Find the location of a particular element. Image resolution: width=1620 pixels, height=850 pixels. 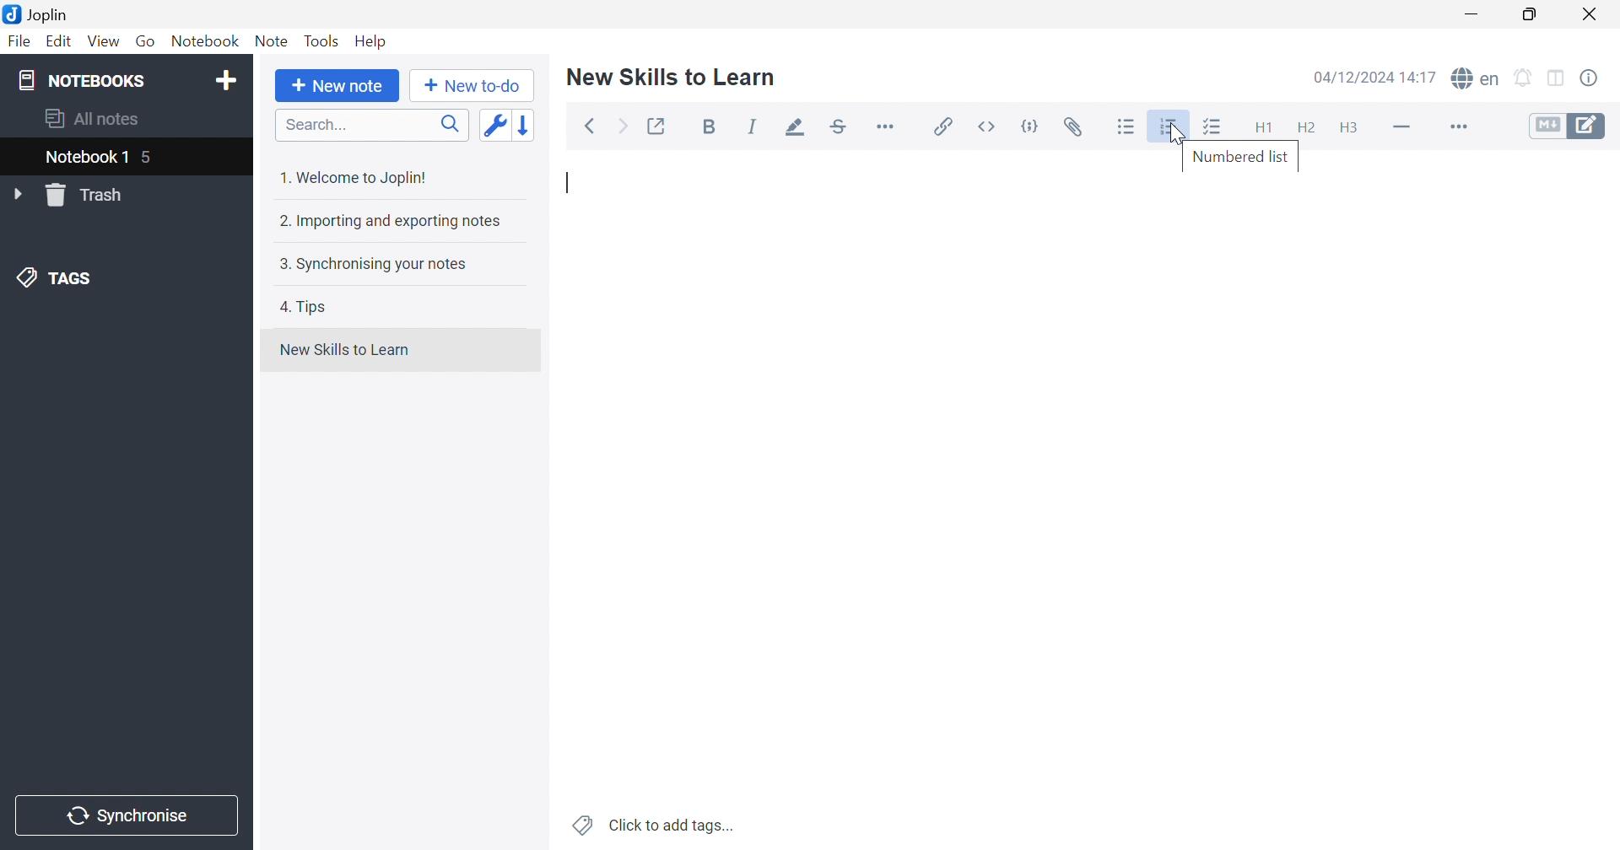

Strikethrough is located at coordinates (840, 127).